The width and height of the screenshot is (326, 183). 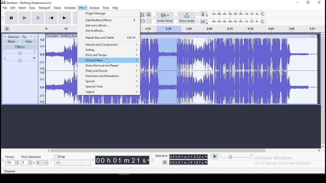 I want to click on effect, so click(x=82, y=8).